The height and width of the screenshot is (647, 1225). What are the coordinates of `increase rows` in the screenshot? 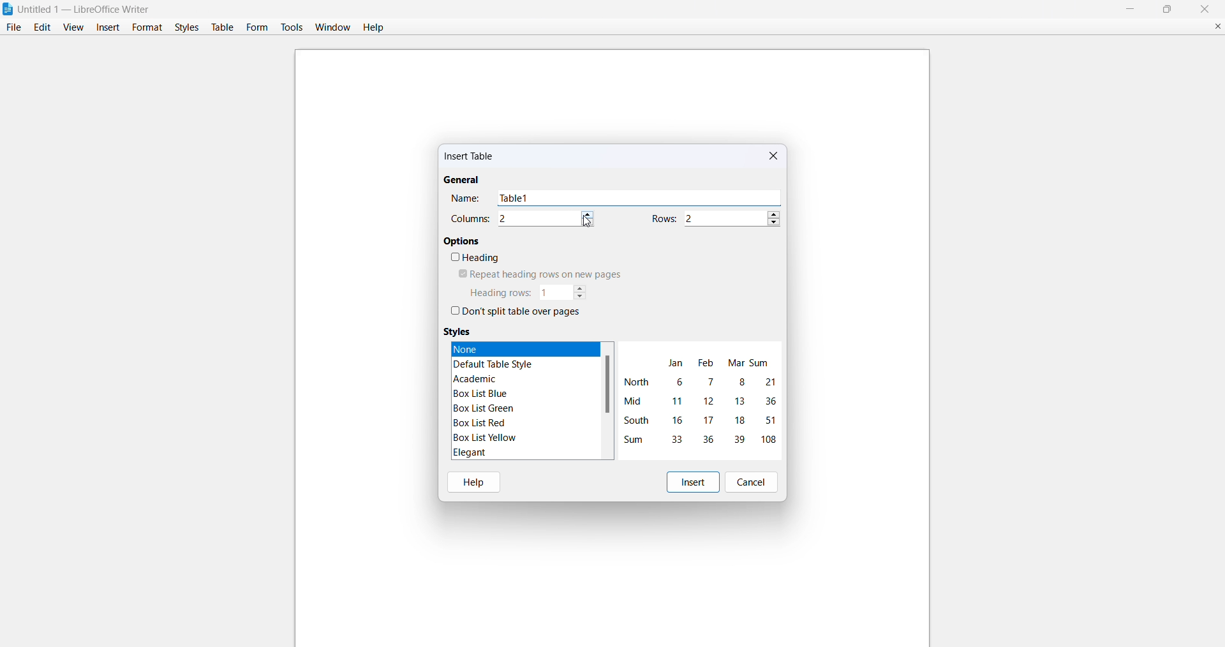 It's located at (774, 213).